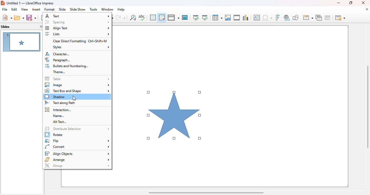 The height and width of the screenshot is (195, 370). What do you see at coordinates (257, 18) in the screenshot?
I see `insert text box` at bounding box center [257, 18].